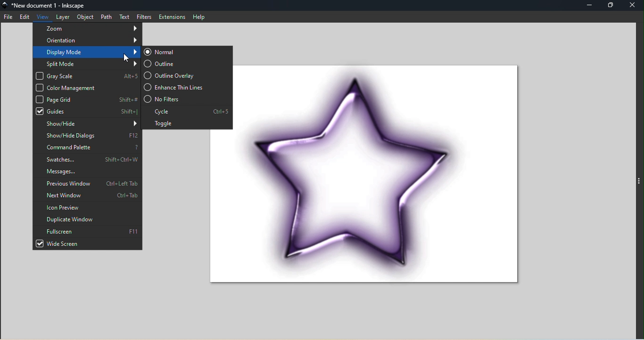  What do you see at coordinates (88, 195) in the screenshot?
I see `Next window` at bounding box center [88, 195].